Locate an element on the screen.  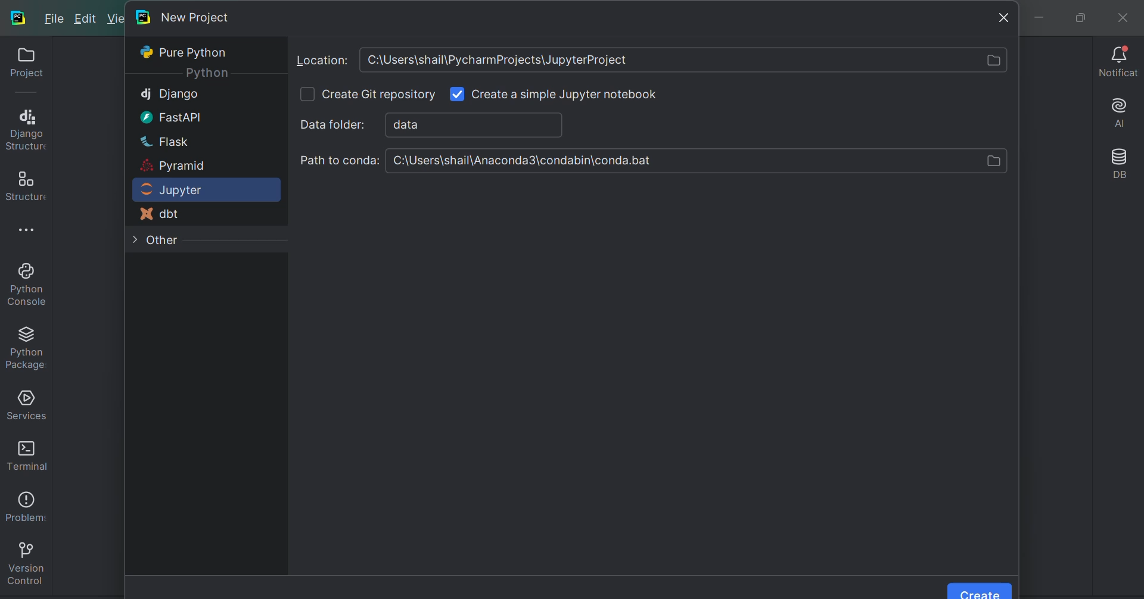
Django is located at coordinates (170, 93).